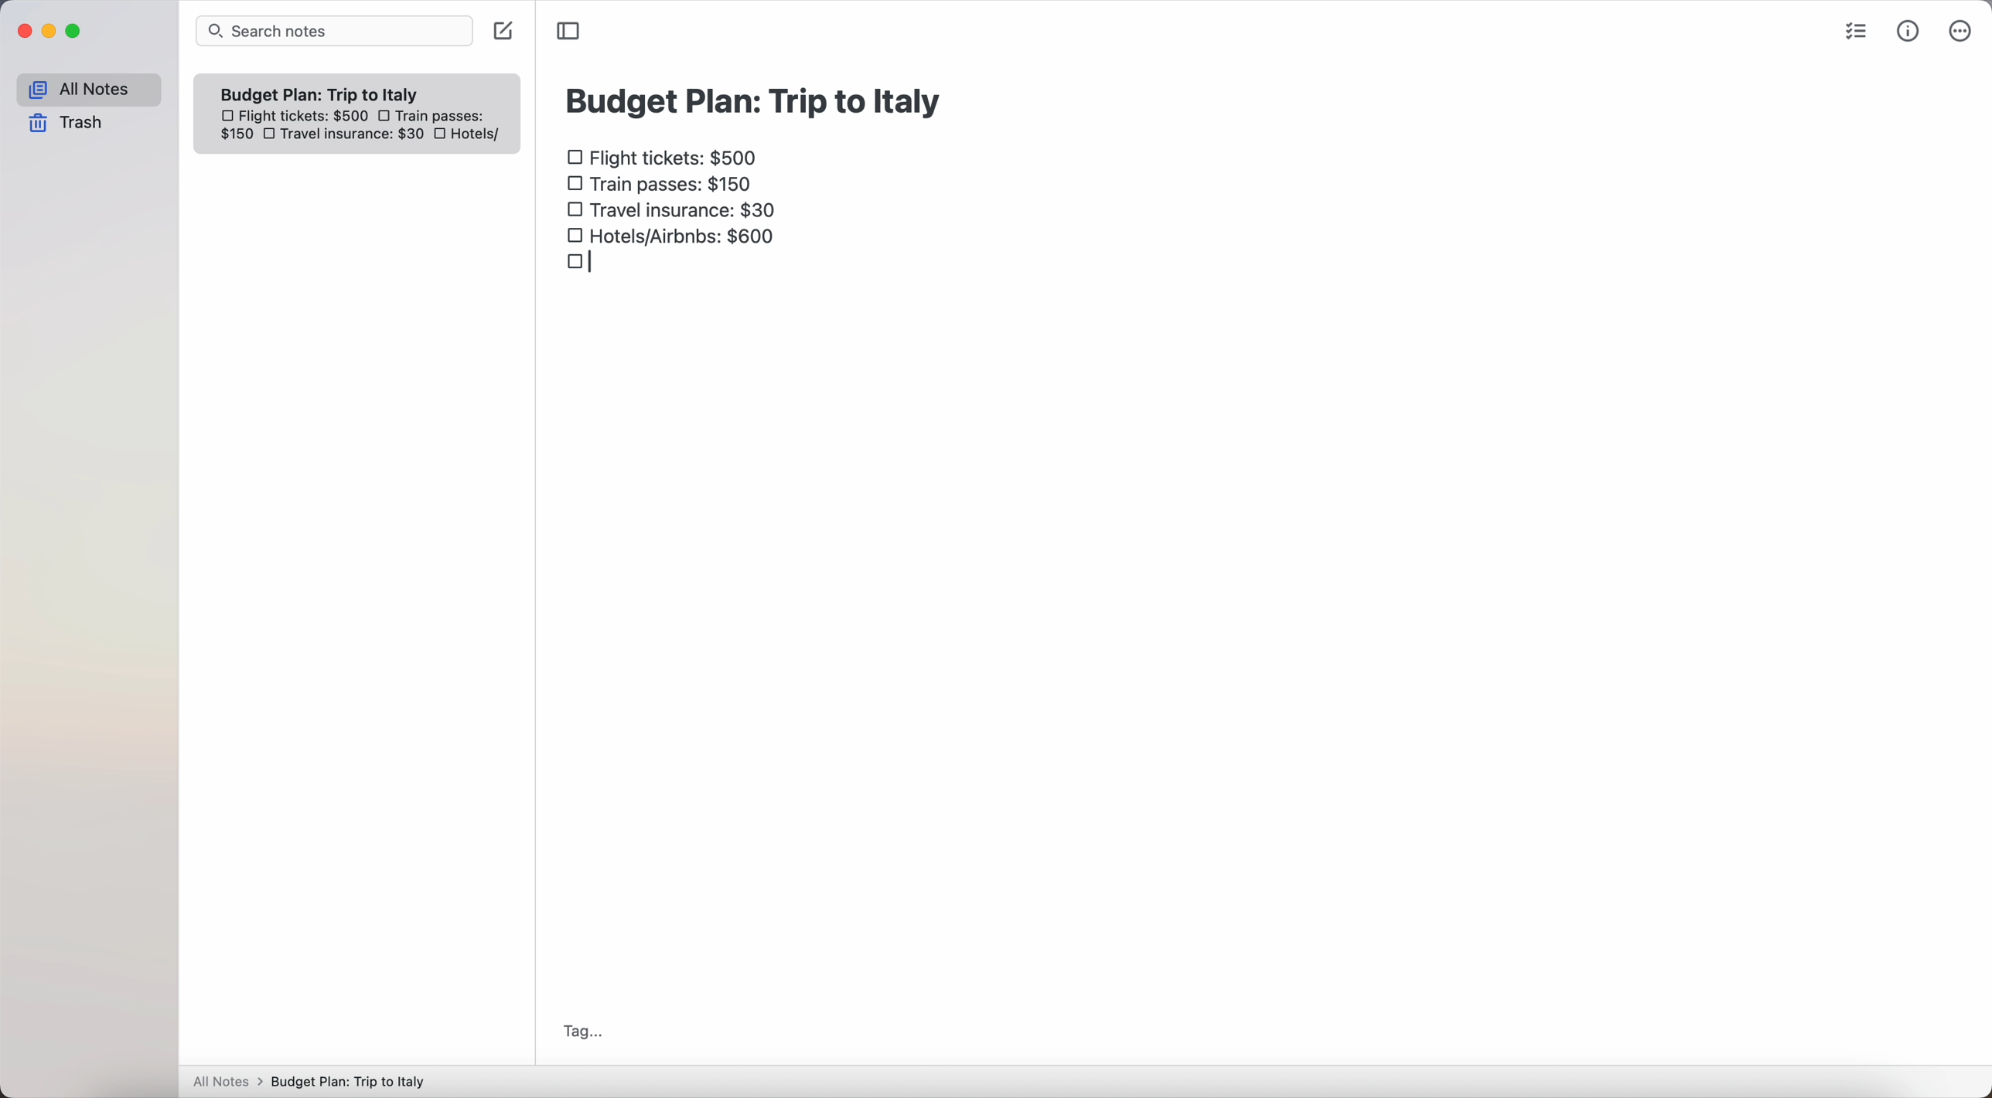  Describe the element at coordinates (667, 159) in the screenshot. I see `flight tickets: $500 checkbox` at that location.